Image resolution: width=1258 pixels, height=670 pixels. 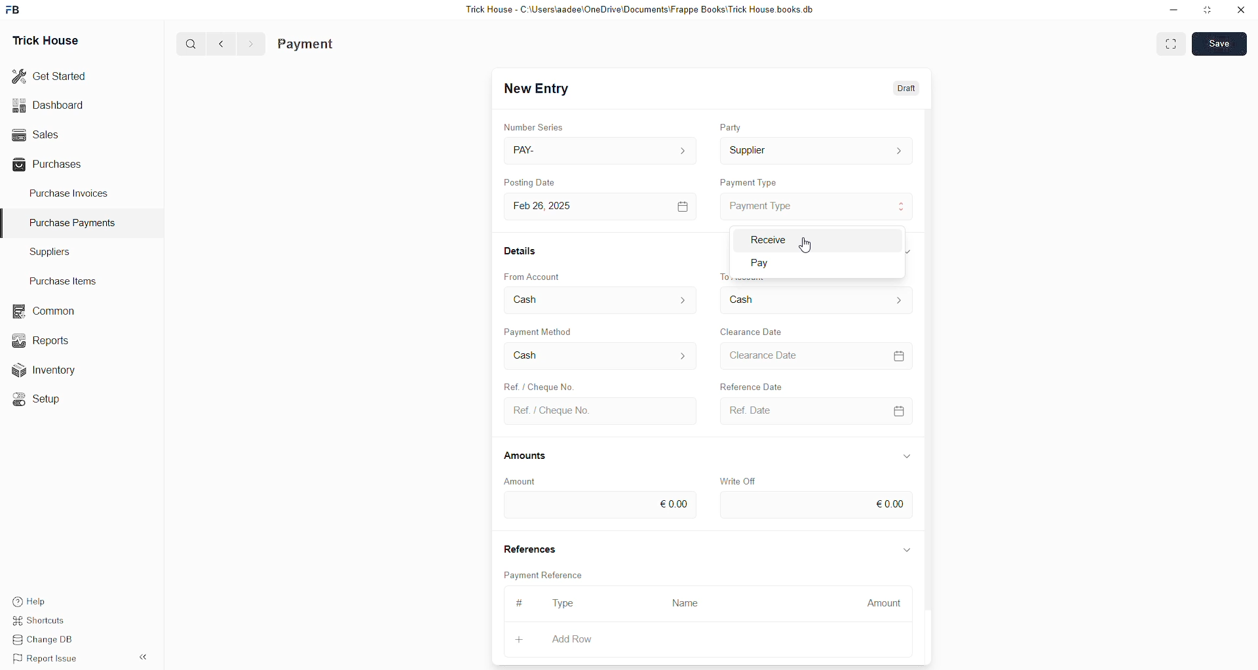 What do you see at coordinates (529, 547) in the screenshot?
I see `References` at bounding box center [529, 547].